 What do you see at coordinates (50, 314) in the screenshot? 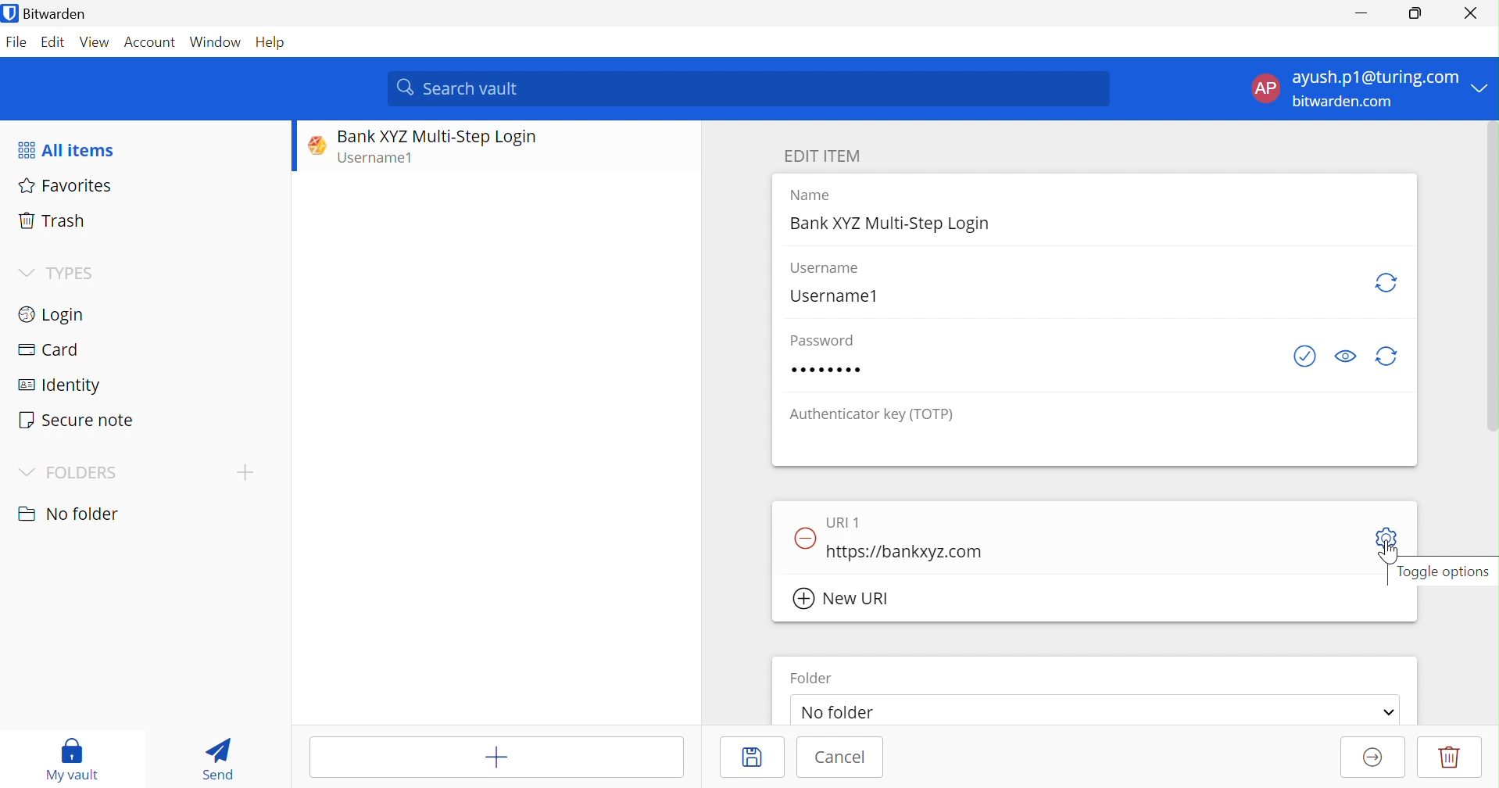
I see `Login` at bounding box center [50, 314].